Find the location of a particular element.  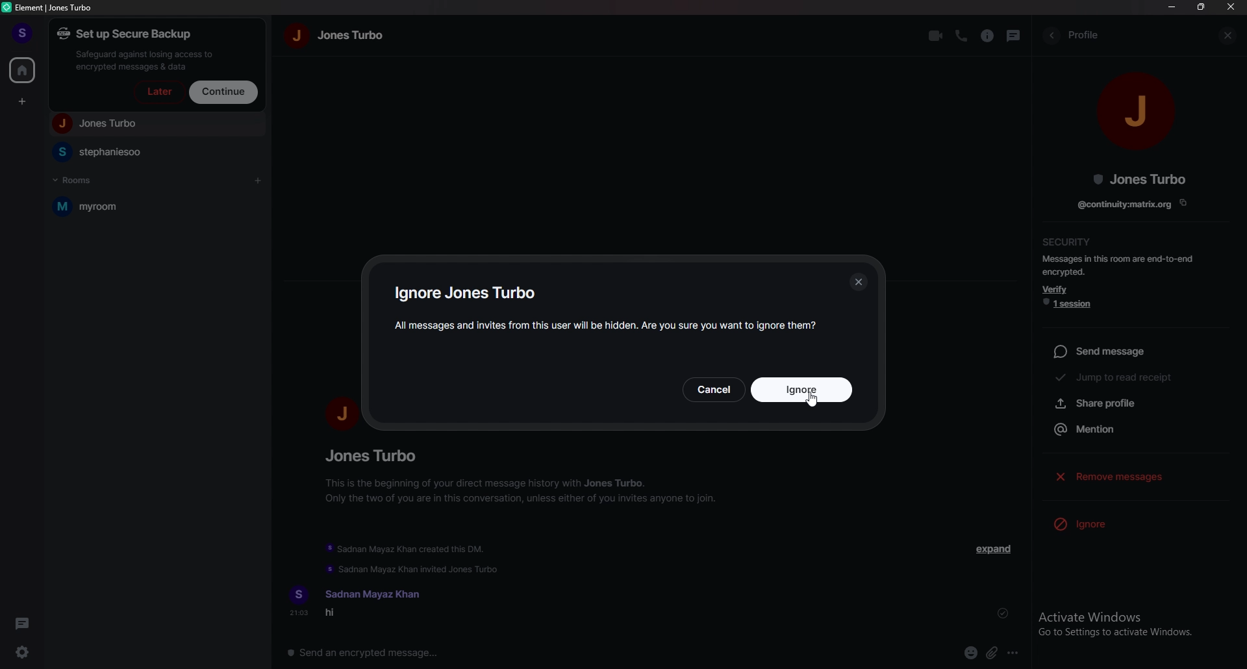

element is located at coordinates (49, 8).